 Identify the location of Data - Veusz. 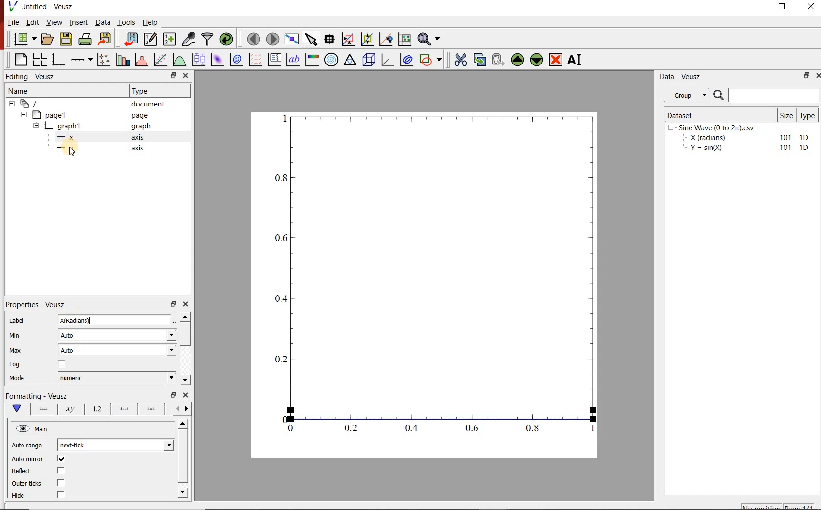
(682, 77).